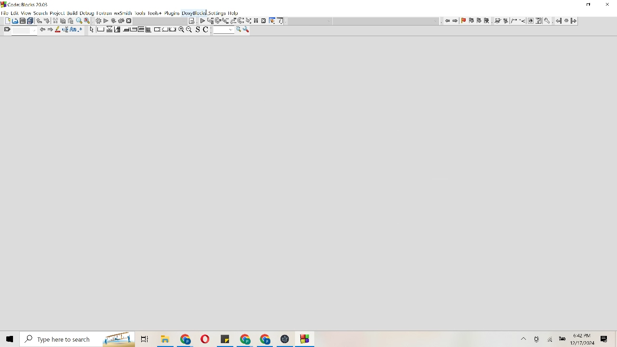 This screenshot has height=347, width=617. Describe the element at coordinates (204, 30) in the screenshot. I see `Save and copy` at that location.